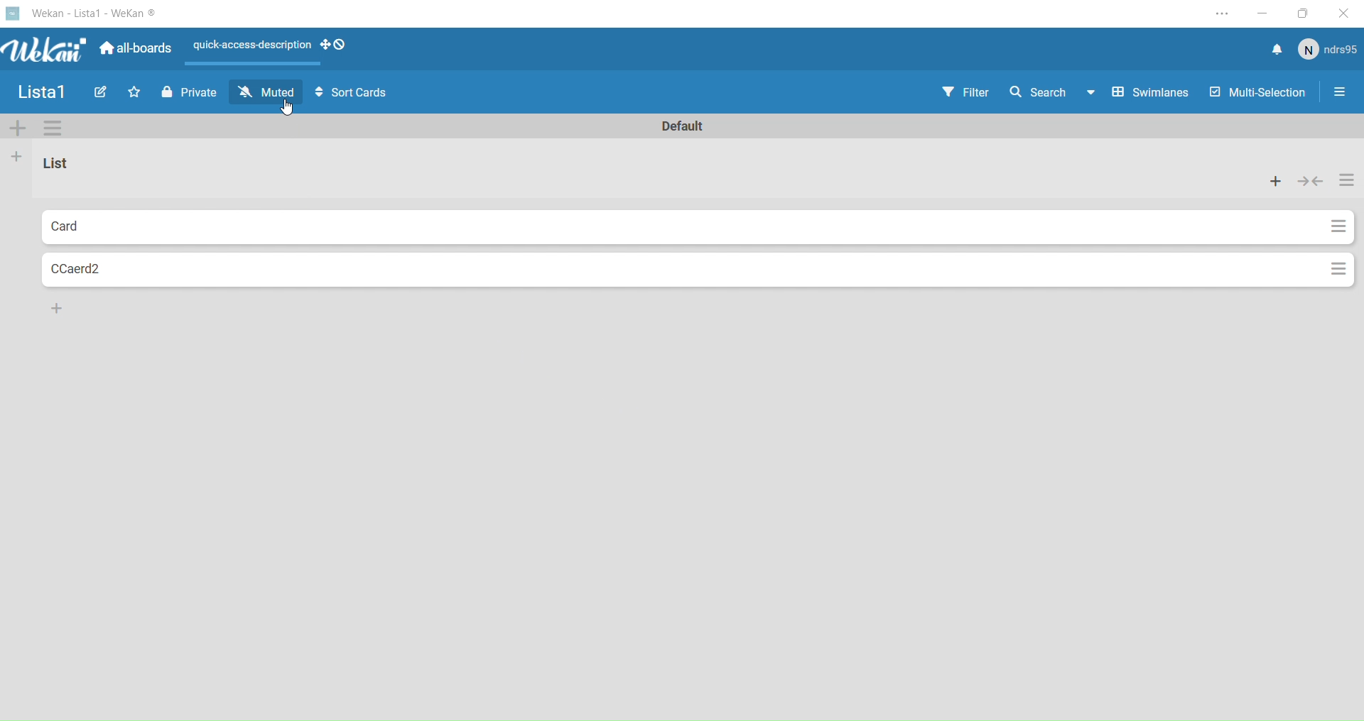 The image size is (1364, 721). What do you see at coordinates (269, 91) in the screenshot?
I see `Muted` at bounding box center [269, 91].